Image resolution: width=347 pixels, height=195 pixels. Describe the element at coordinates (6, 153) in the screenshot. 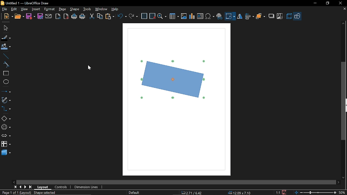

I see `3d shapes` at that location.